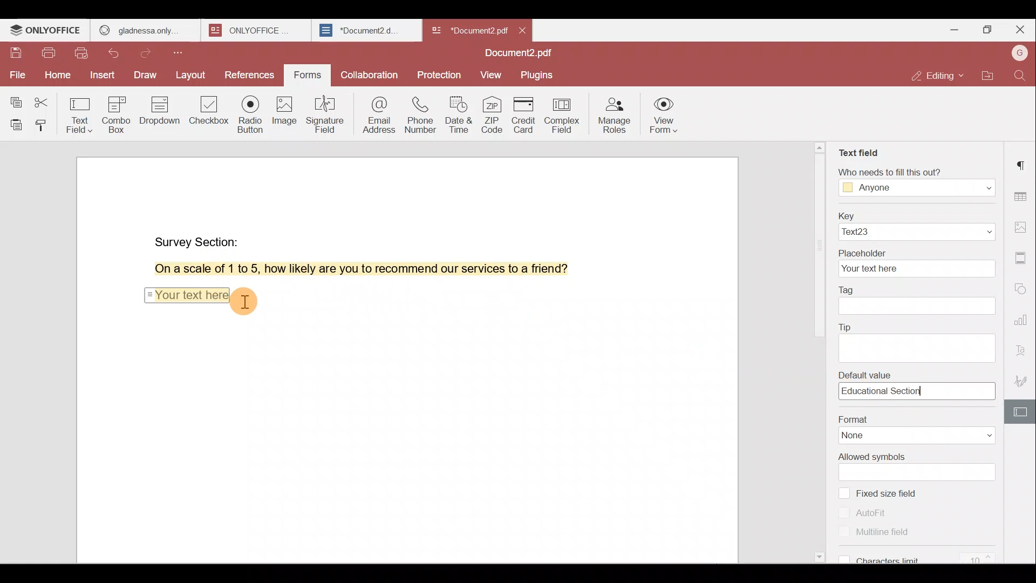  Describe the element at coordinates (1019, 54) in the screenshot. I see `Account name` at that location.